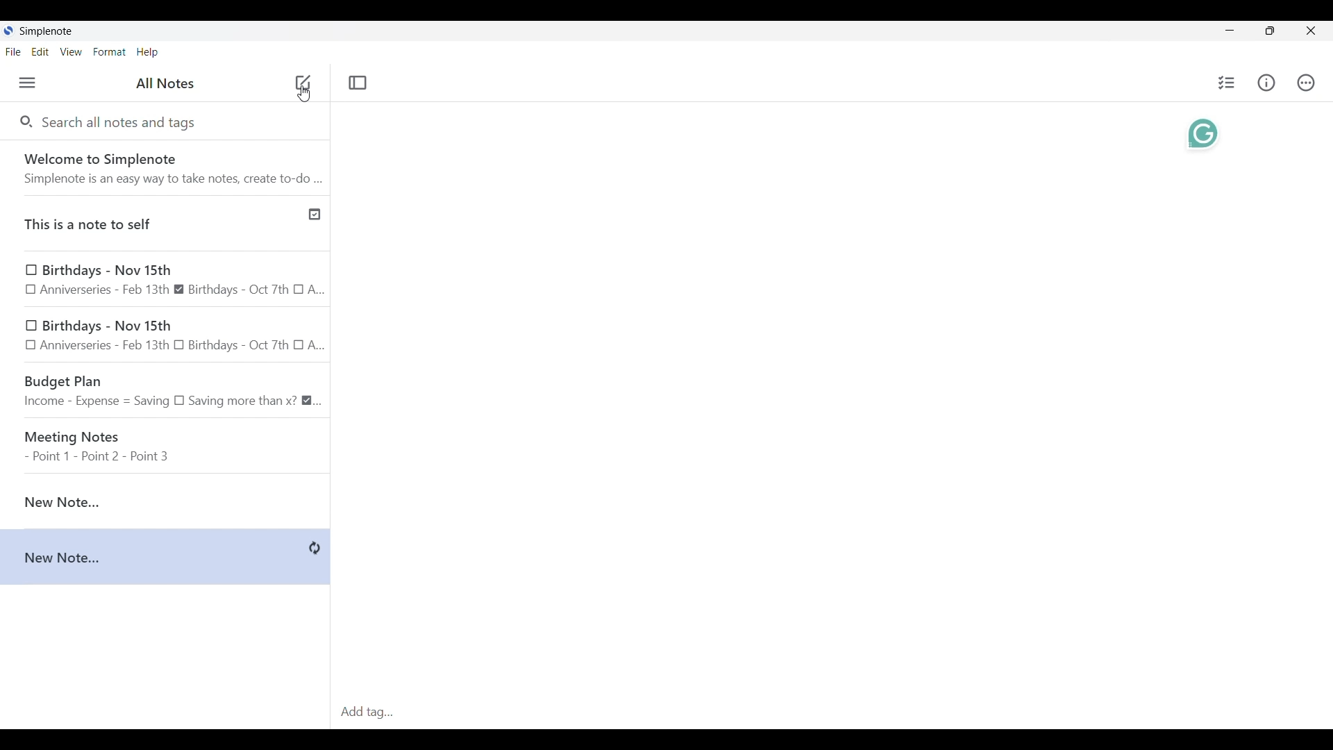 The height and width of the screenshot is (750, 1333). I want to click on Published note indicated by check icon, so click(167, 219).